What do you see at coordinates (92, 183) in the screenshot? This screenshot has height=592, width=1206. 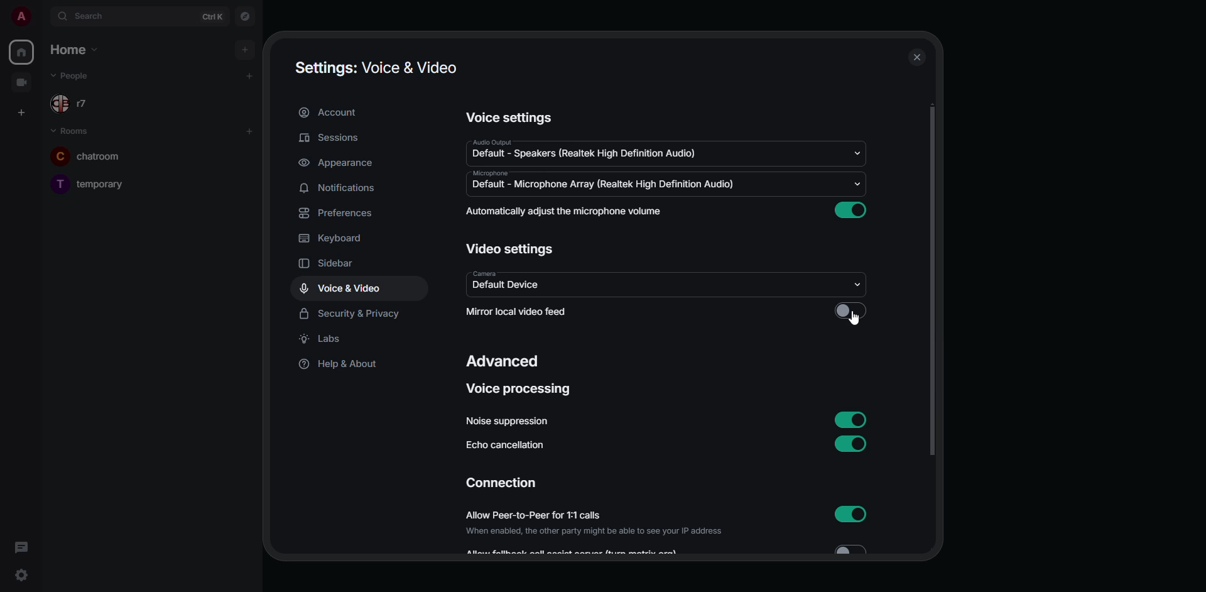 I see `temporary` at bounding box center [92, 183].